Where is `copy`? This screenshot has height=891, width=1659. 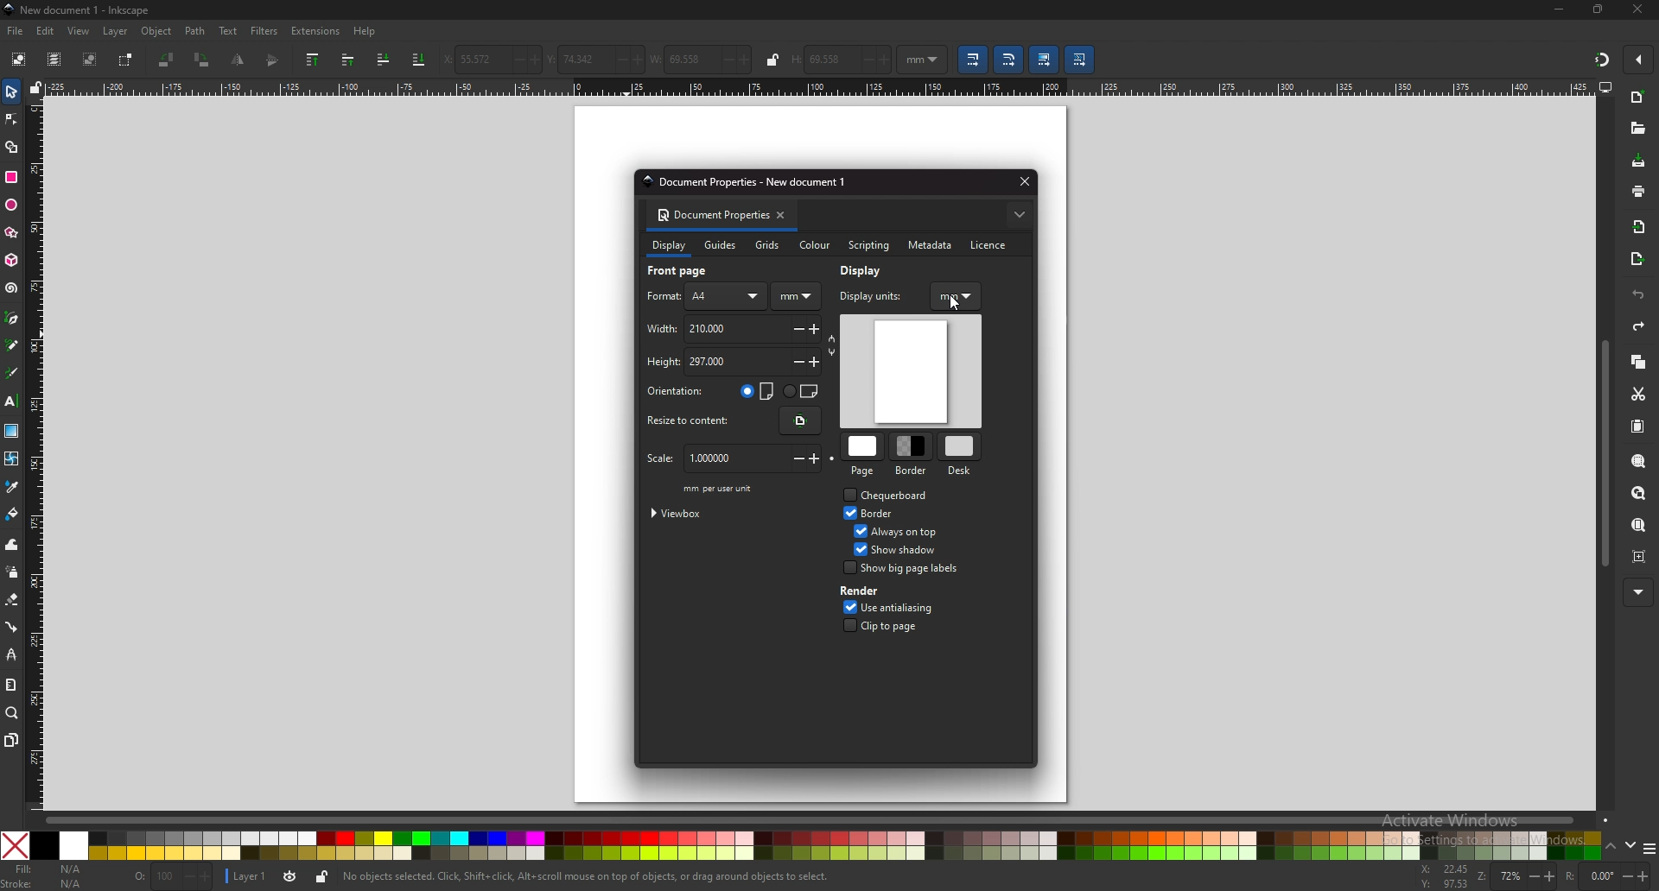
copy is located at coordinates (1639, 362).